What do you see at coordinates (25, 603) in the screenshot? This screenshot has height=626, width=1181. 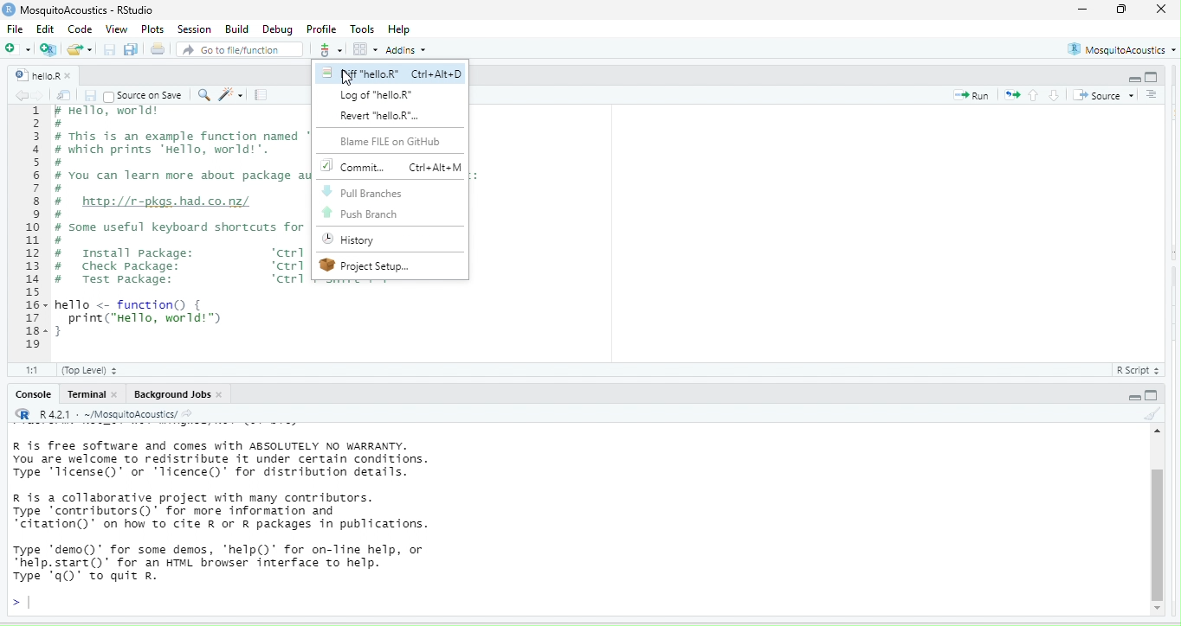 I see `typing cursor` at bounding box center [25, 603].